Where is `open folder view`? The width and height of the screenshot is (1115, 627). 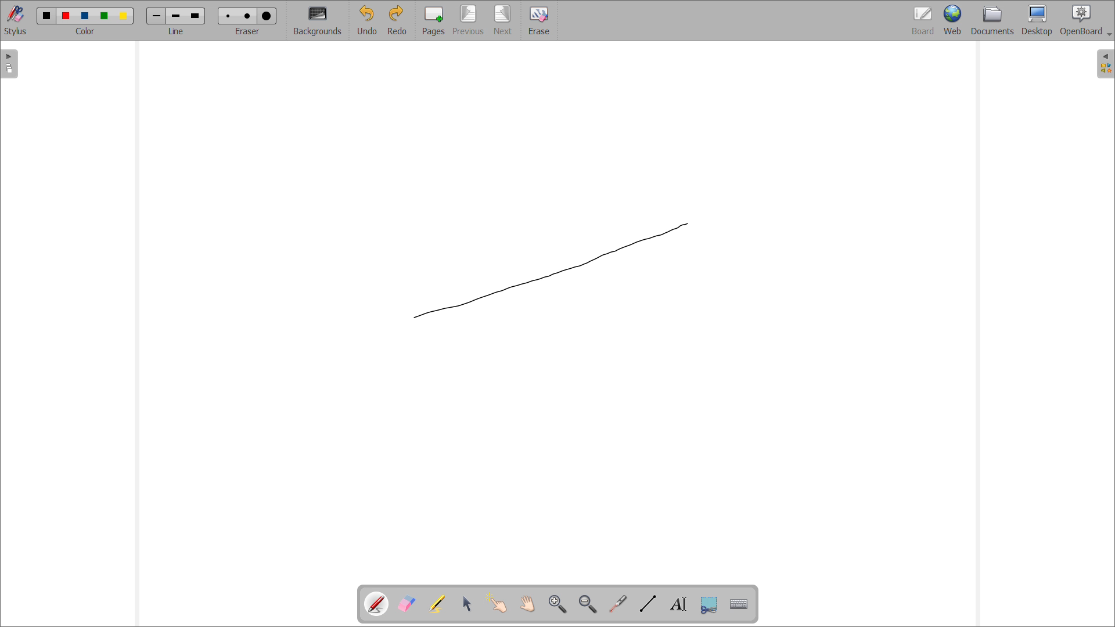 open folder view is located at coordinates (1105, 64).